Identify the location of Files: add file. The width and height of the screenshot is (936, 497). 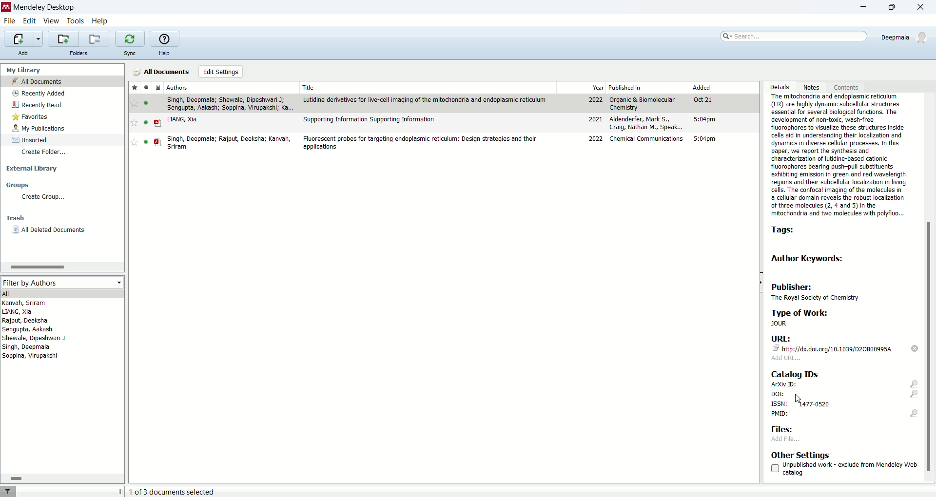
(788, 433).